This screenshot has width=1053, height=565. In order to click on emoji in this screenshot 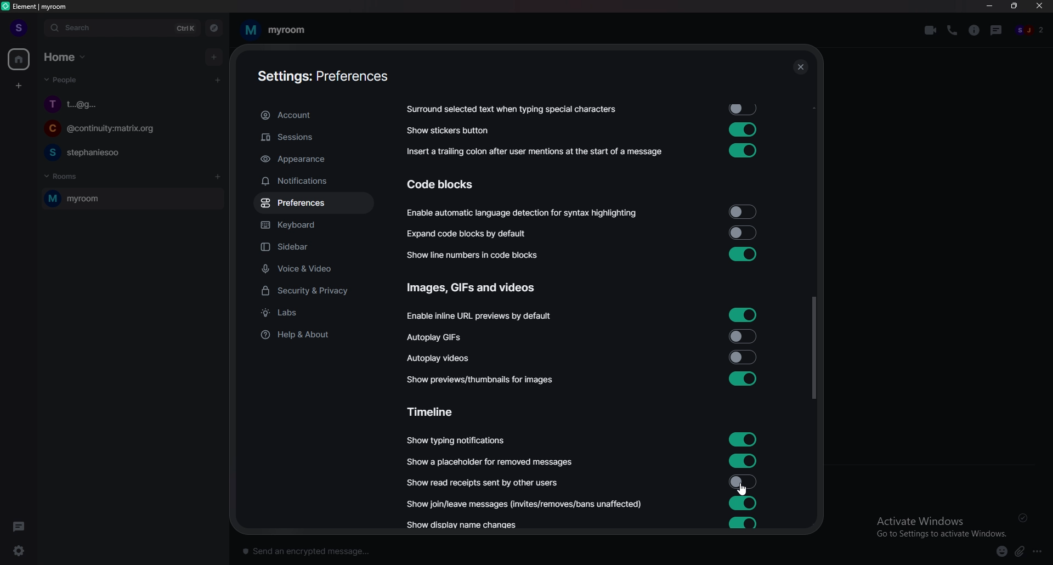, I will do `click(997, 551)`.